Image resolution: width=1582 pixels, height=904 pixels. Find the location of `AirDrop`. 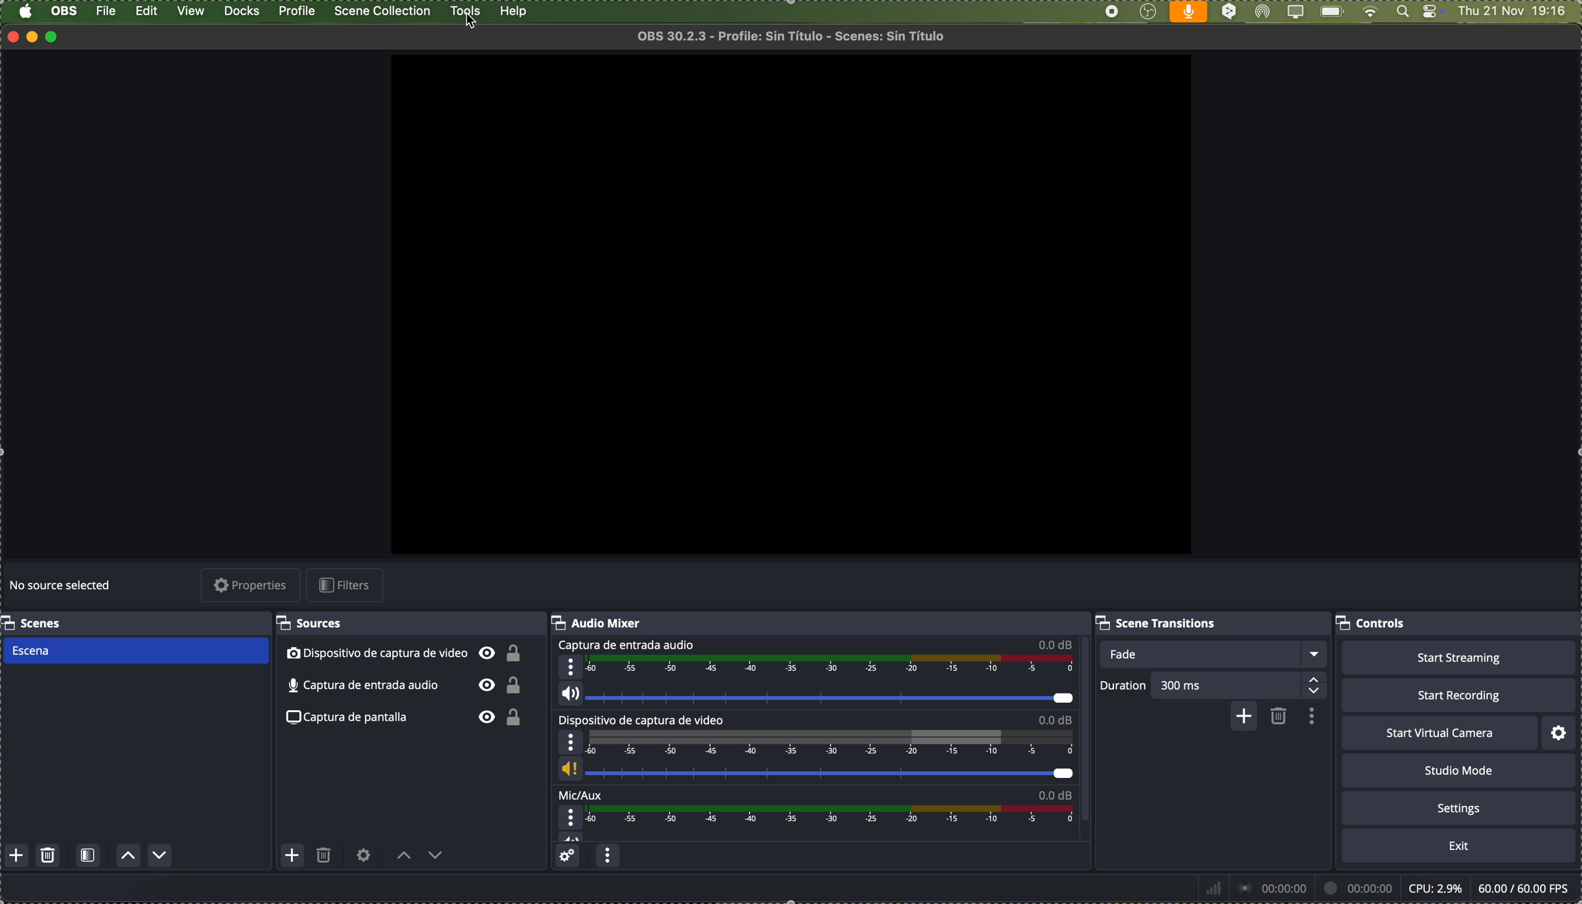

AirDrop is located at coordinates (1263, 12).